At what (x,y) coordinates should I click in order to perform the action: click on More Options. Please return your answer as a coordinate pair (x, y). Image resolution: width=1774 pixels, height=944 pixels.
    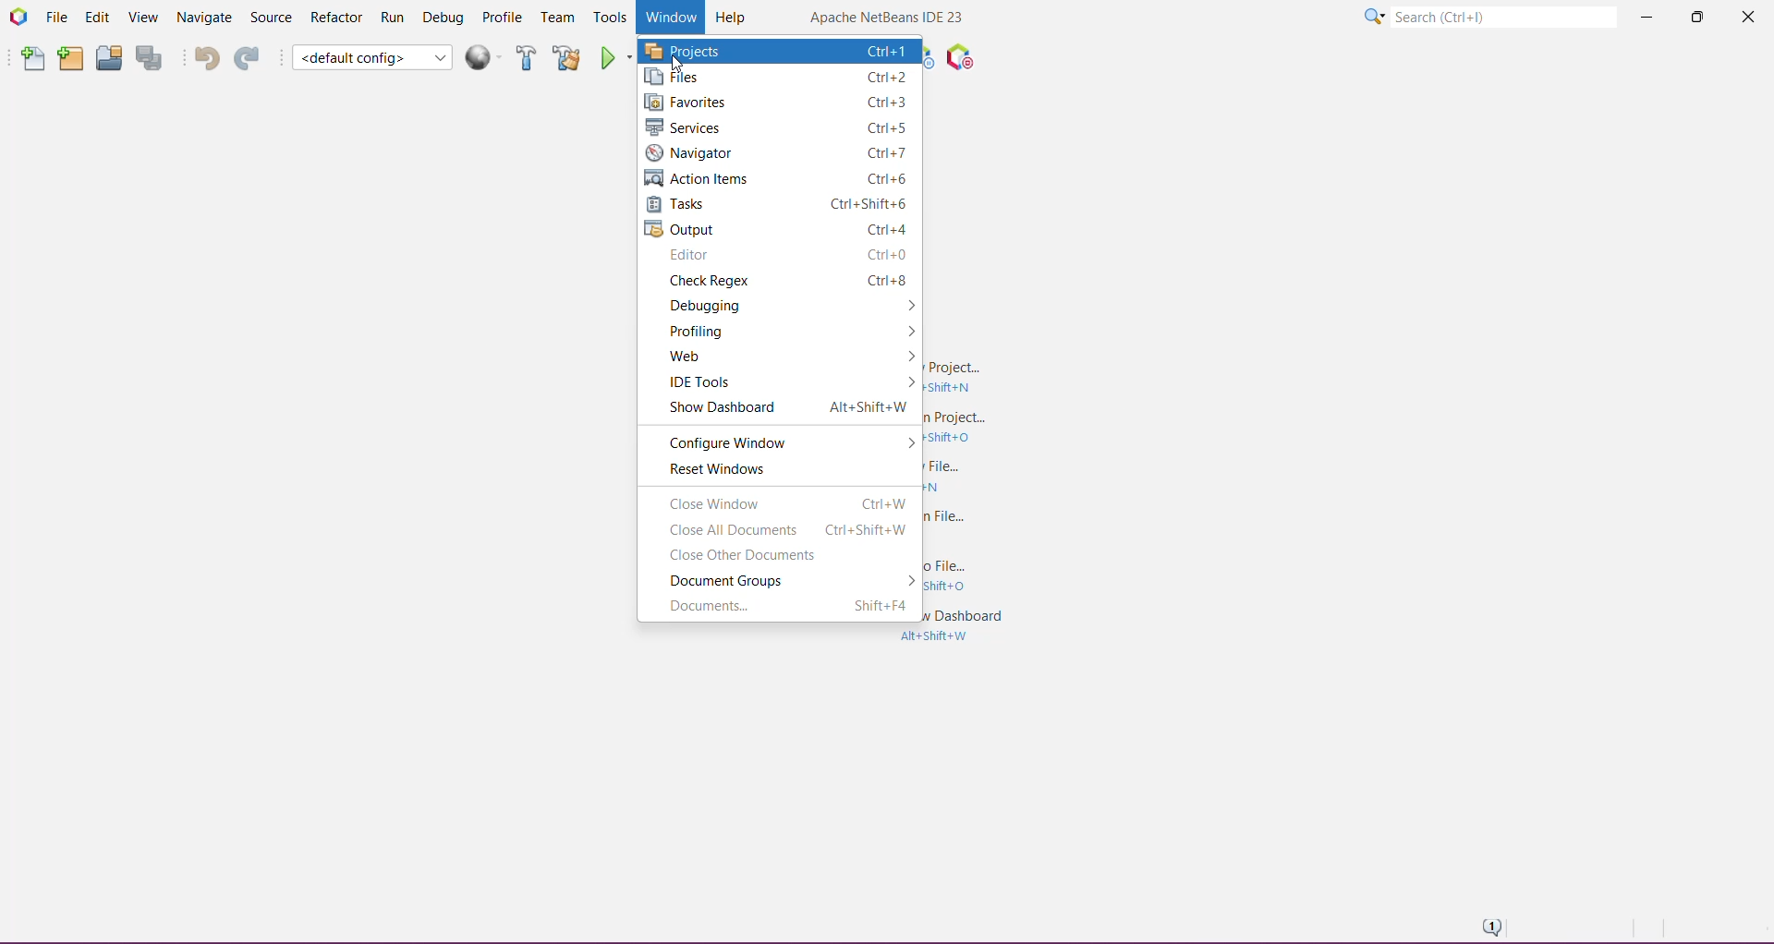
    Looking at the image, I should click on (909, 358).